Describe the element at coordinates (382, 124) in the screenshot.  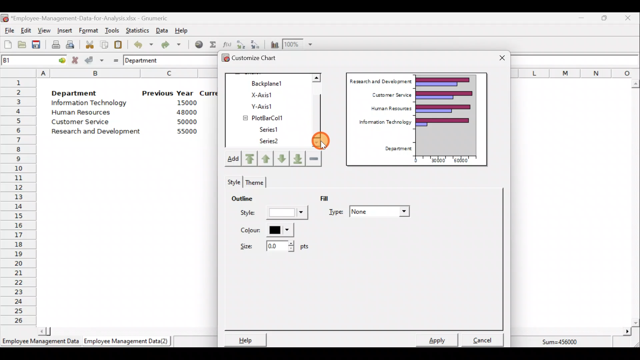
I see `Information Technology` at that location.